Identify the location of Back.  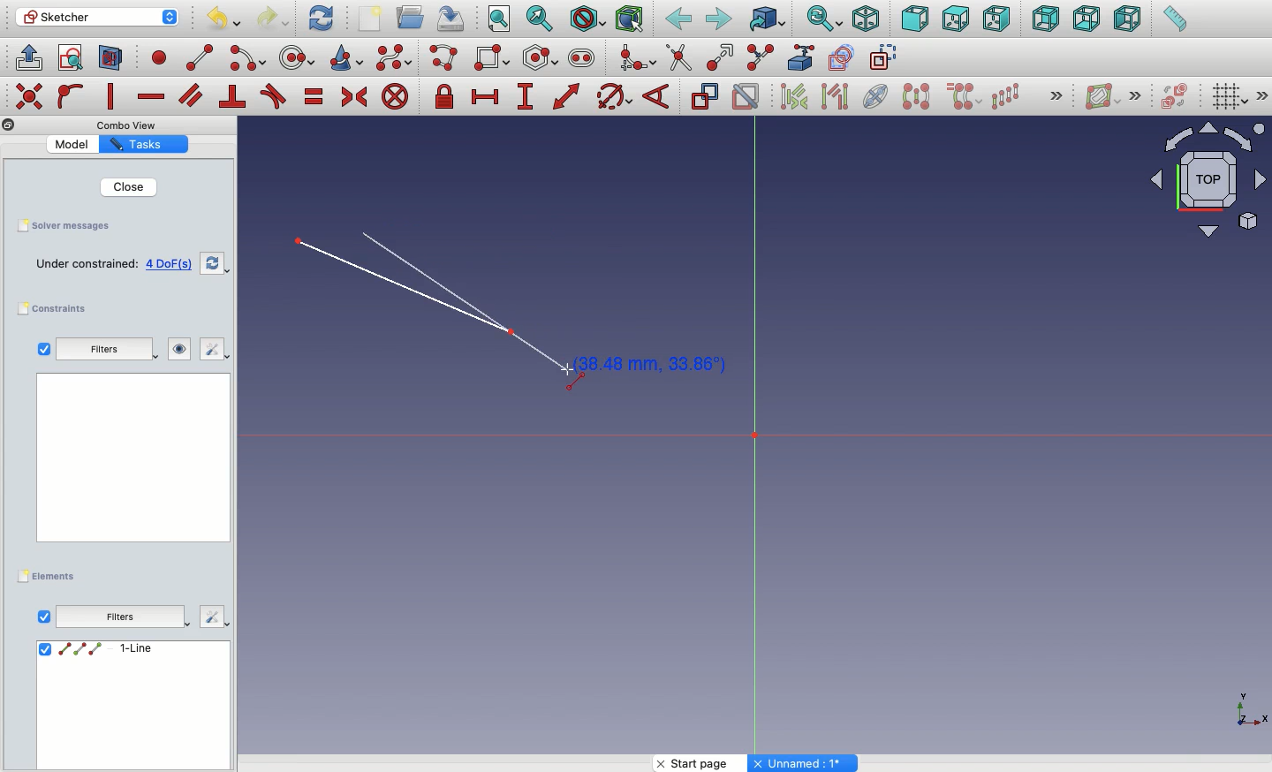
(678, 20).